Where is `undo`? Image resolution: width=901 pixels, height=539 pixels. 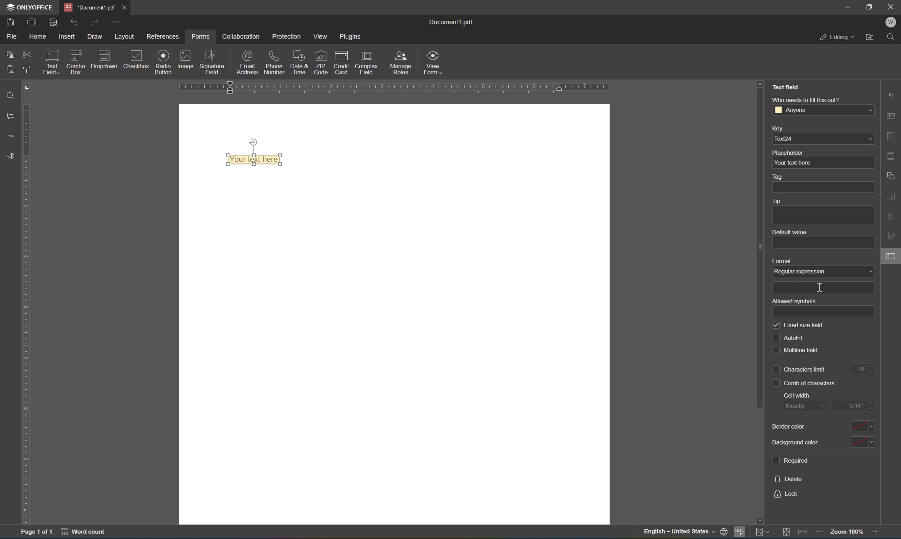 undo is located at coordinates (74, 23).